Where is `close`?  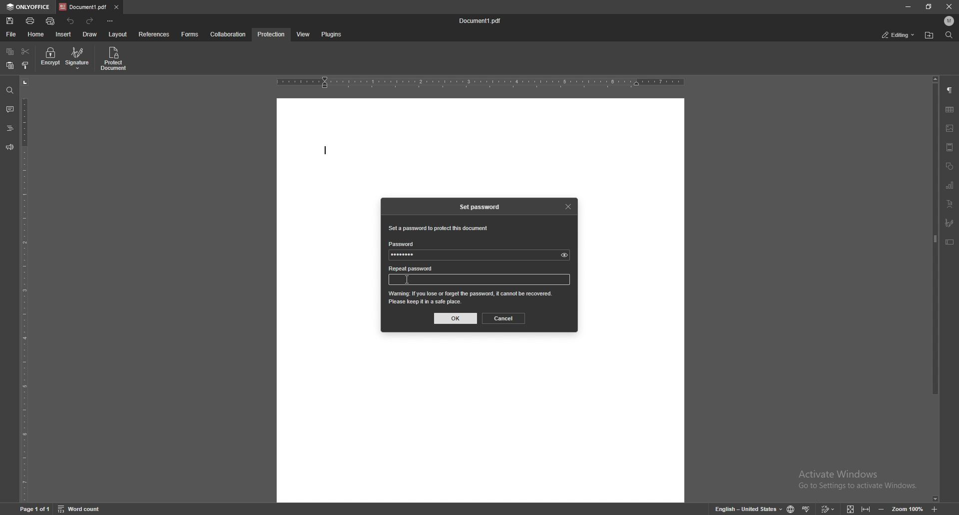 close is located at coordinates (949, 7).